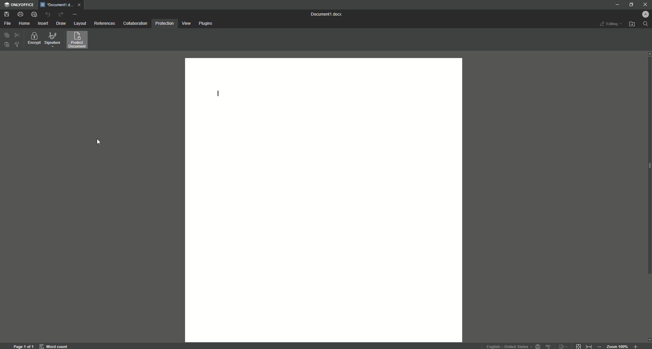 Image resolution: width=652 pixels, height=349 pixels. What do you see at coordinates (549, 346) in the screenshot?
I see `spell check` at bounding box center [549, 346].